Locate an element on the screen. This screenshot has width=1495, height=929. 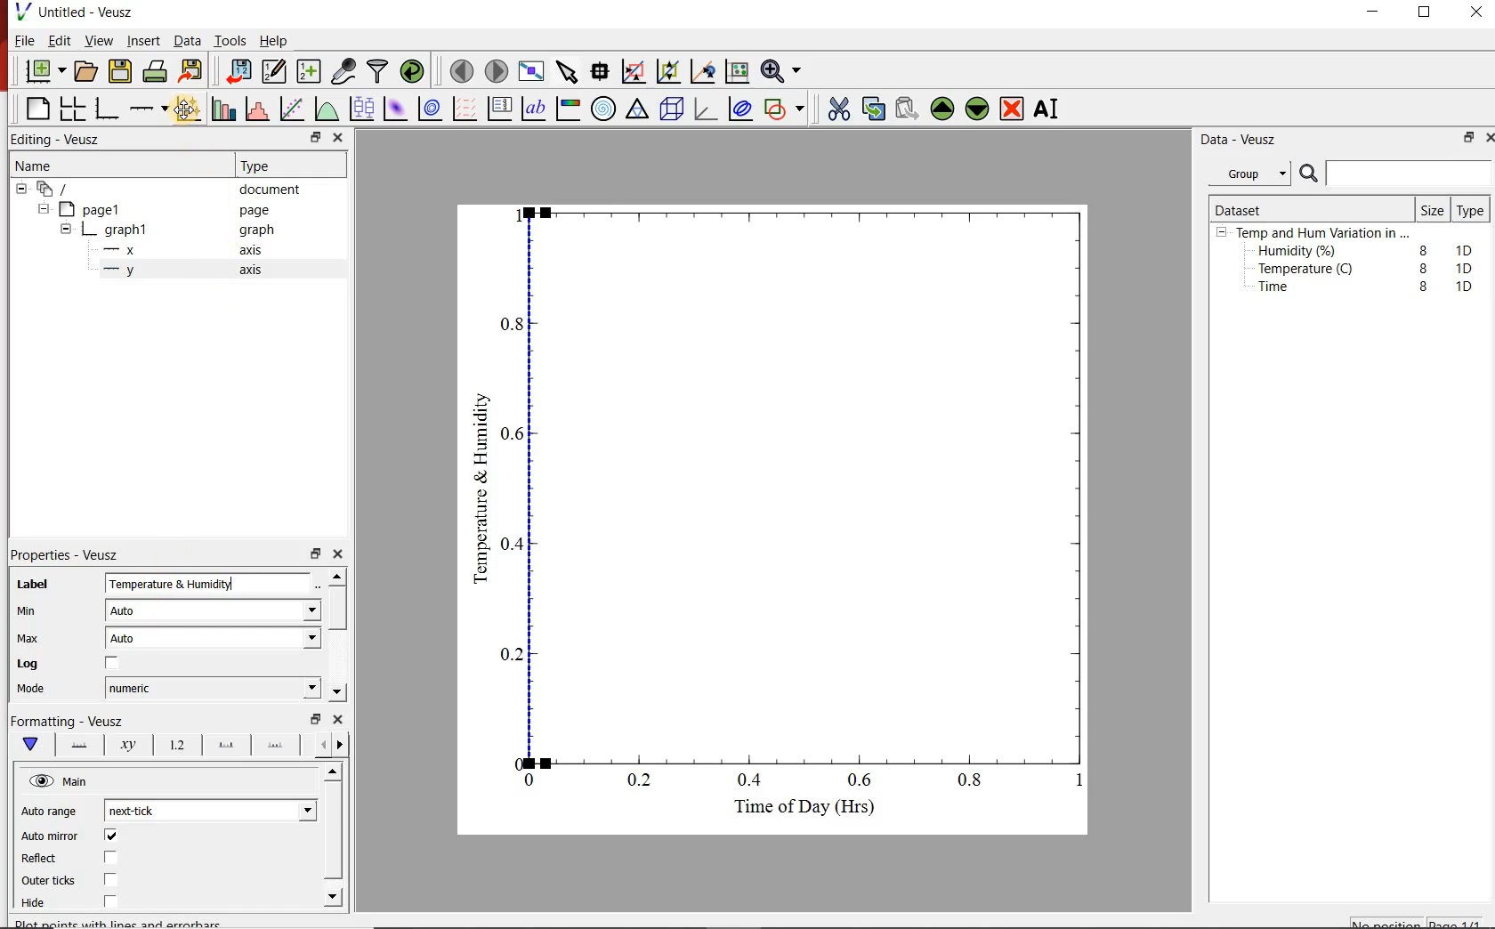
Search bar is located at coordinates (1395, 174).